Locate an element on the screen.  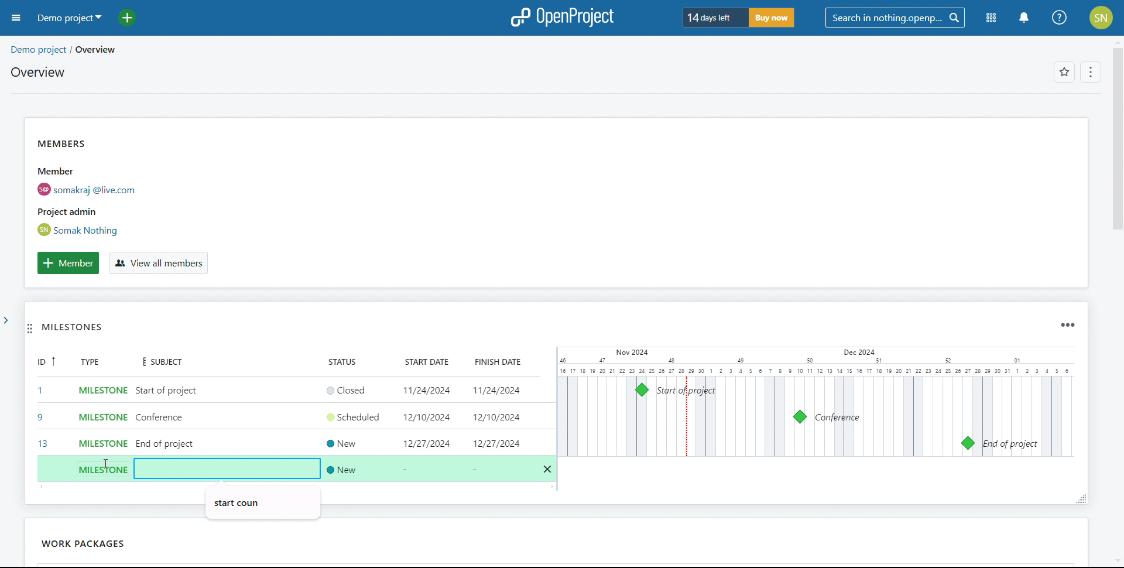
cursor is located at coordinates (106, 465).